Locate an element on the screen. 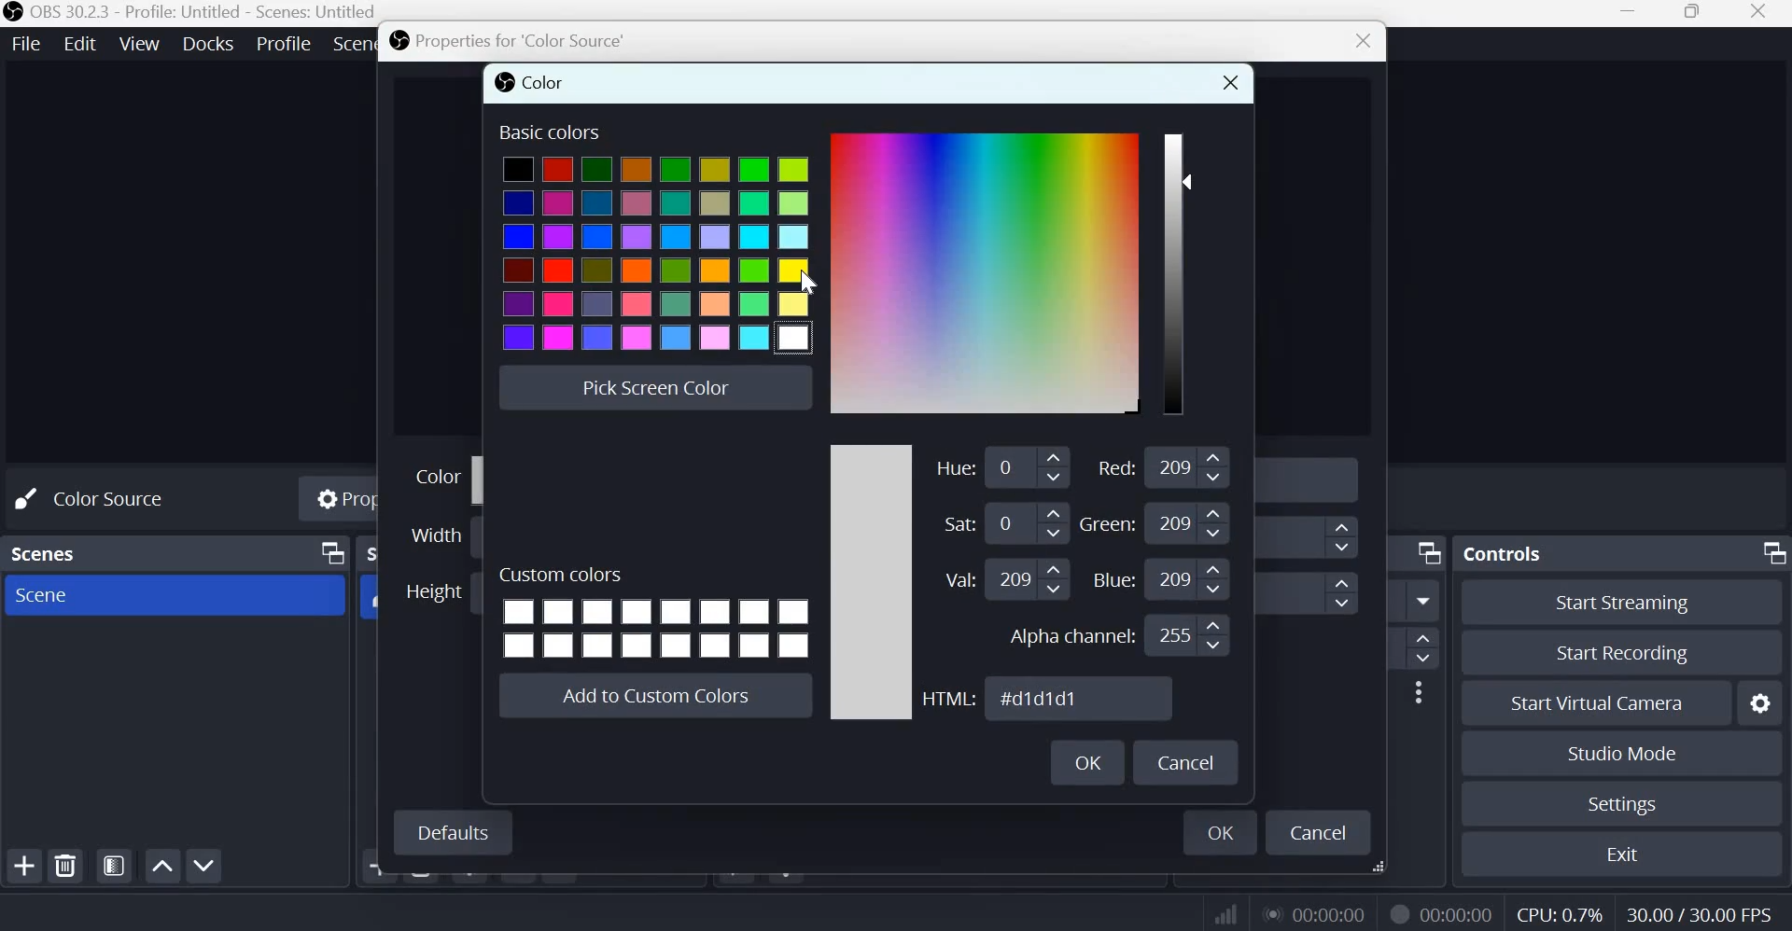 This screenshot has width=1792, height=931. Hue: is located at coordinates (958, 467).